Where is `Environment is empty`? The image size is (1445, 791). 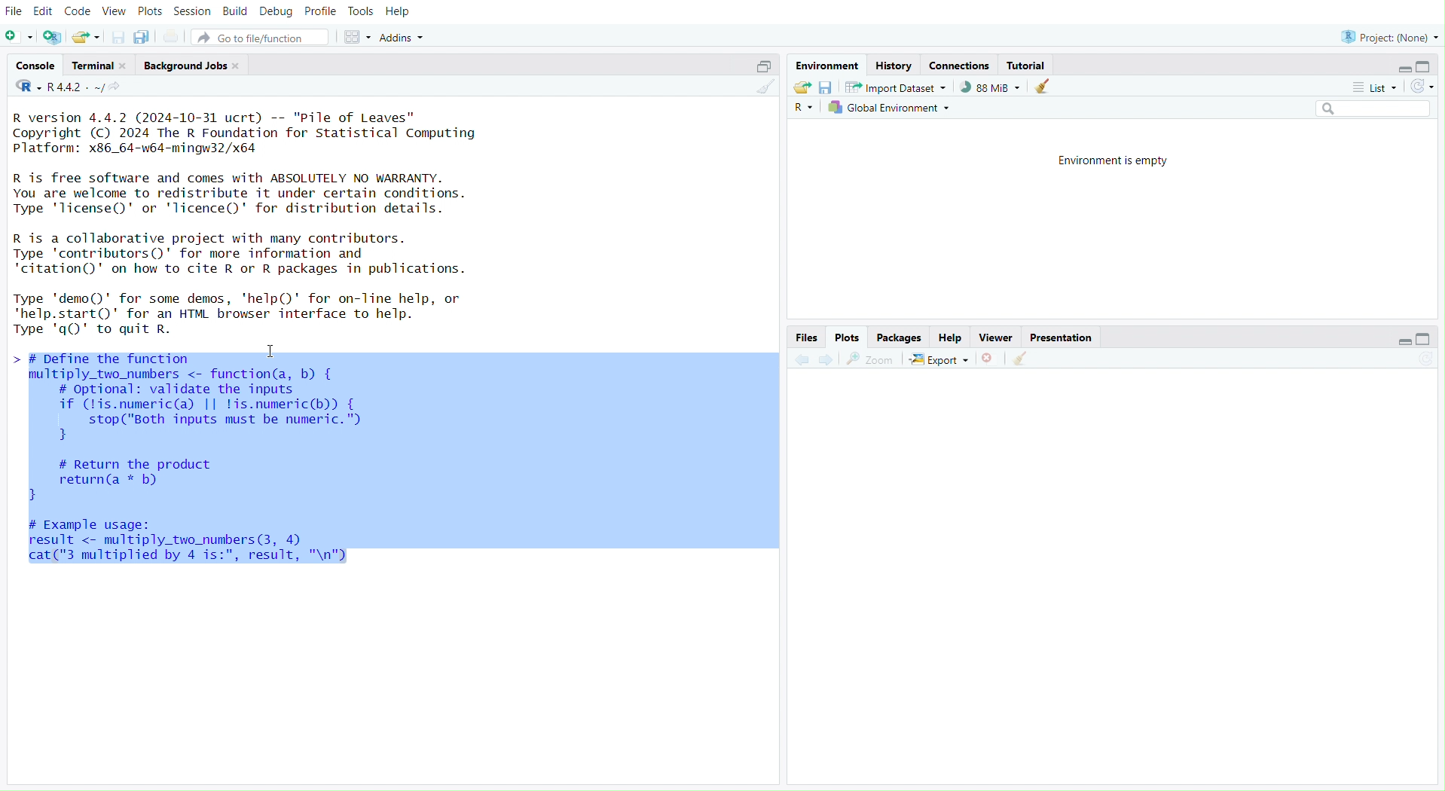
Environment is empty is located at coordinates (1119, 161).